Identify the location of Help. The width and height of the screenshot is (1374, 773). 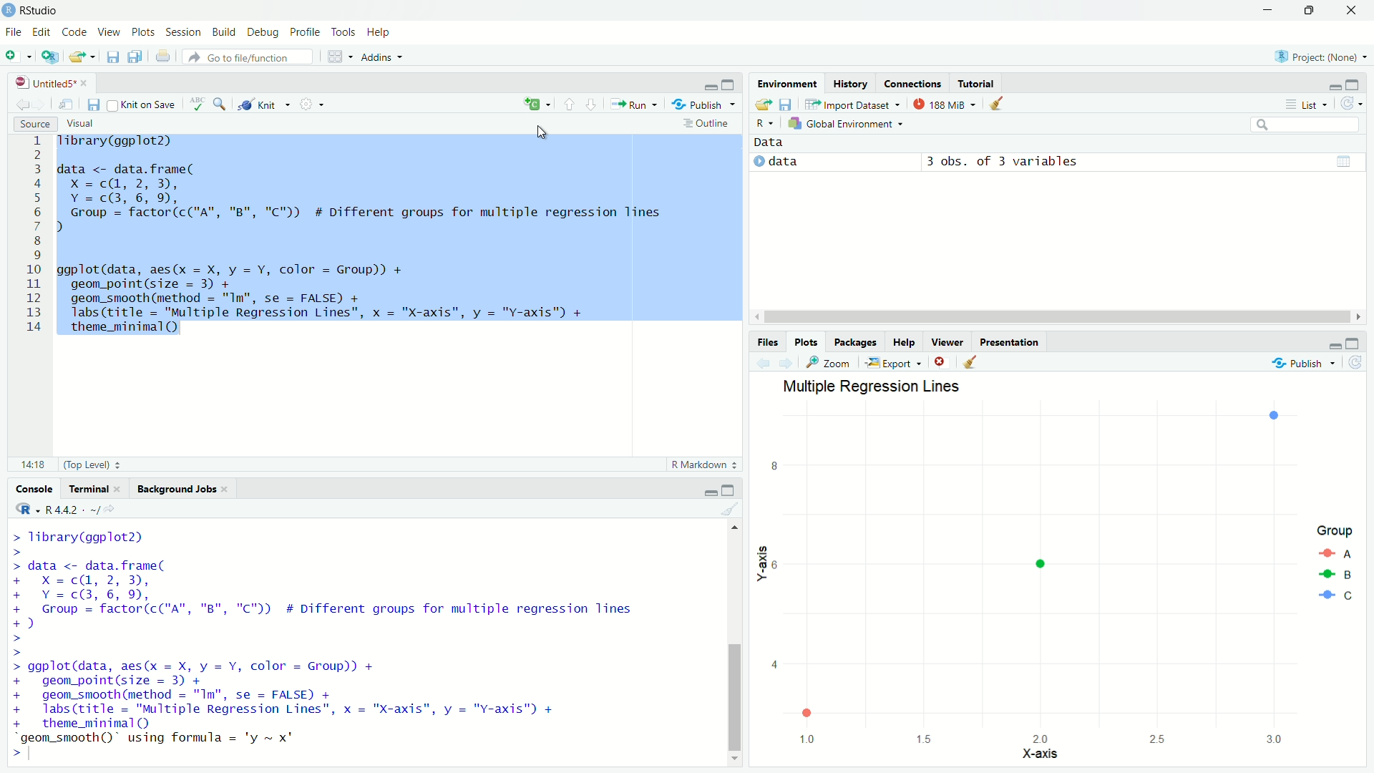
(384, 31).